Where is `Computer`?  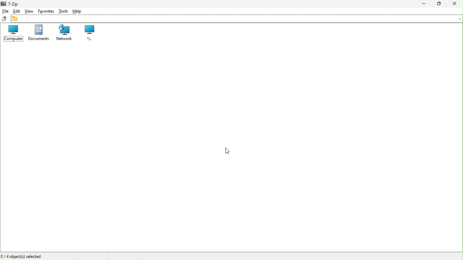 Computer is located at coordinates (12, 33).